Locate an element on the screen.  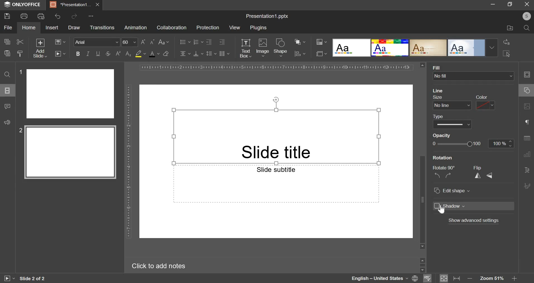
slide settings is located at coordinates (528, 75).